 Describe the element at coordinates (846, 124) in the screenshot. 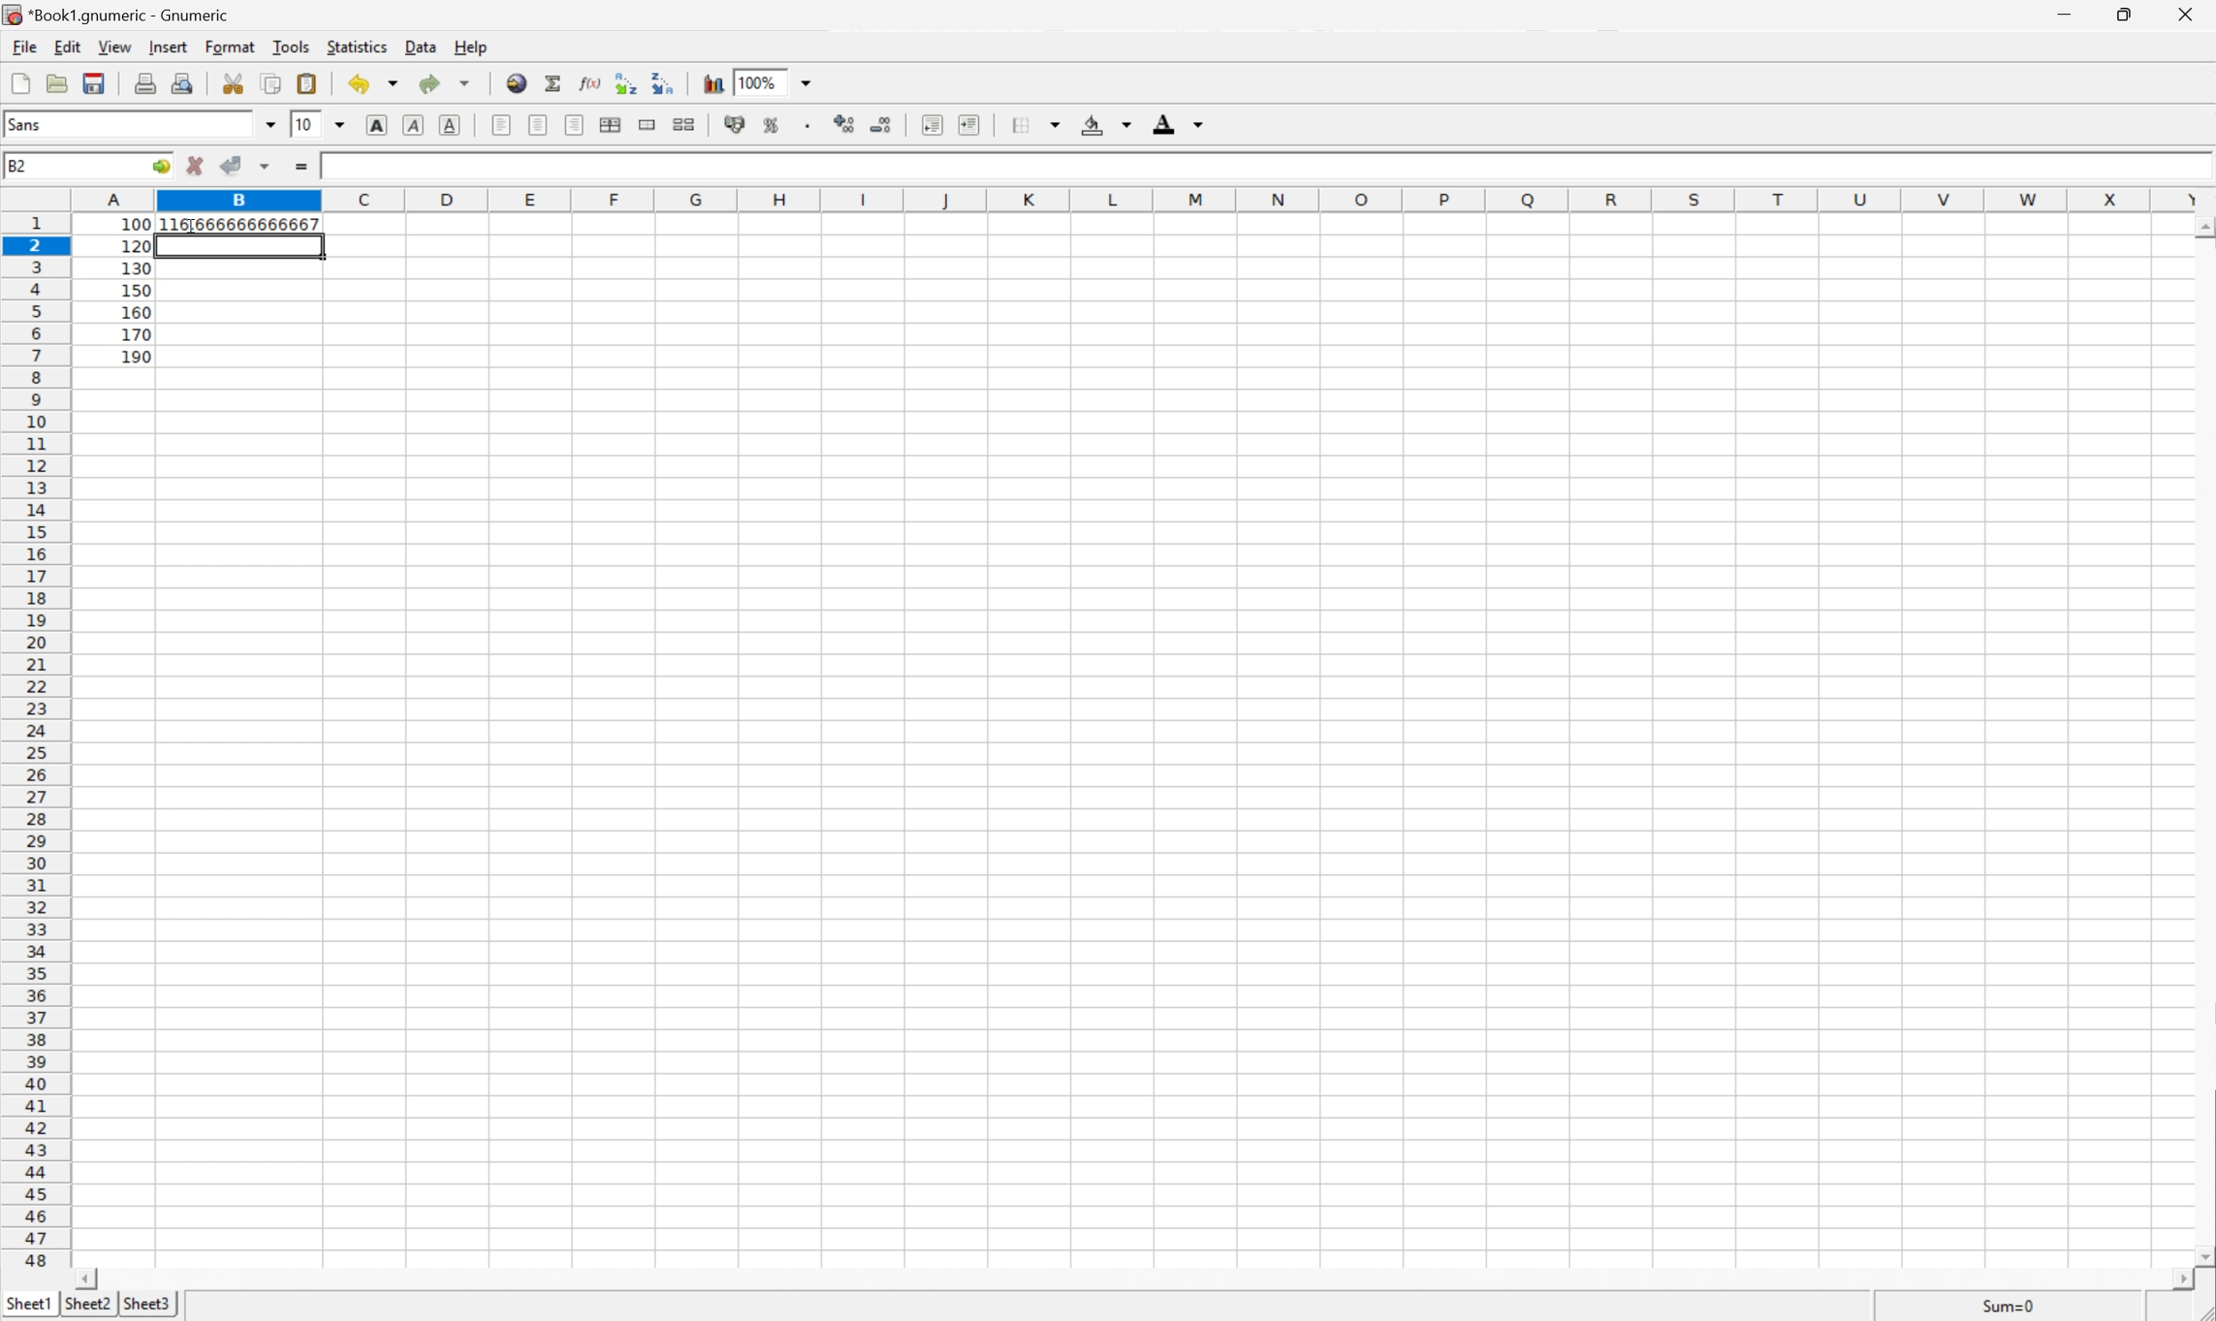

I see `Increase the number of decimals displayed` at that location.